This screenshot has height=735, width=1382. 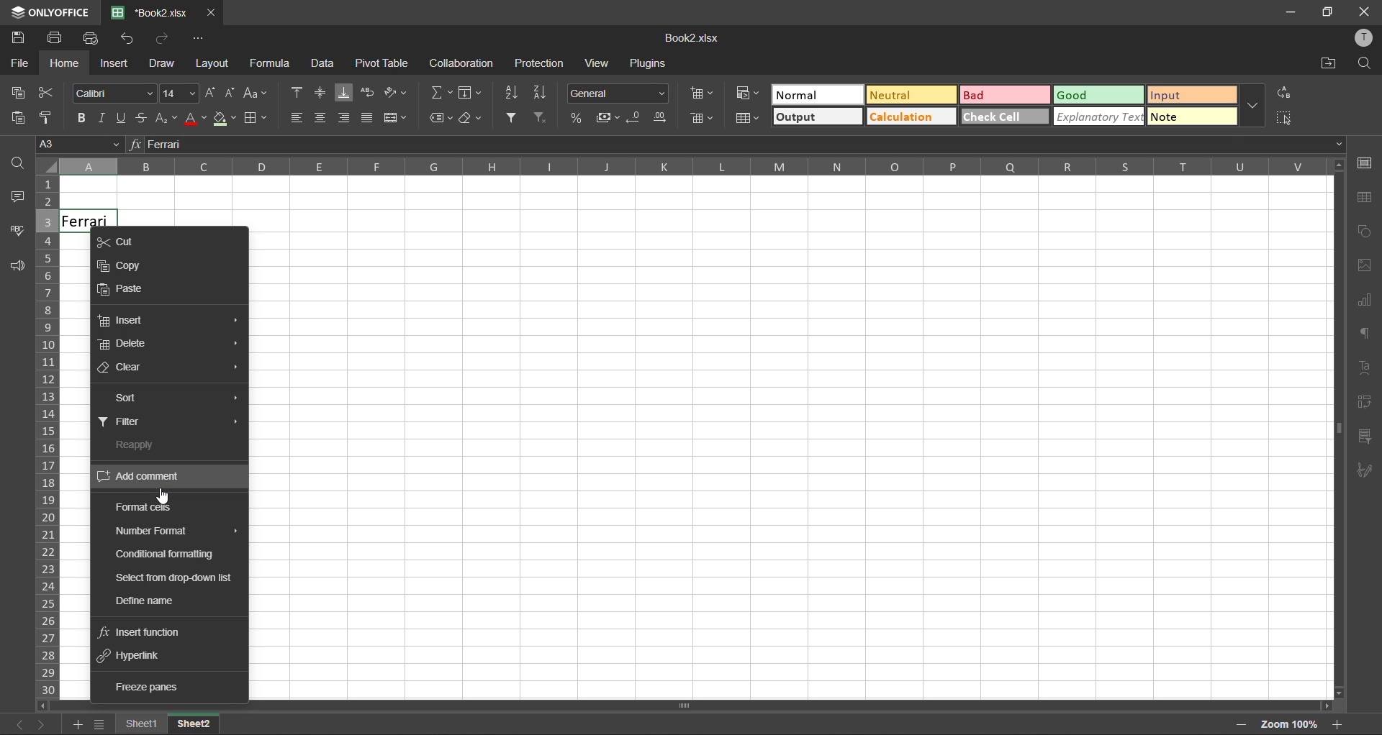 I want to click on conditional formatting, so click(x=746, y=94).